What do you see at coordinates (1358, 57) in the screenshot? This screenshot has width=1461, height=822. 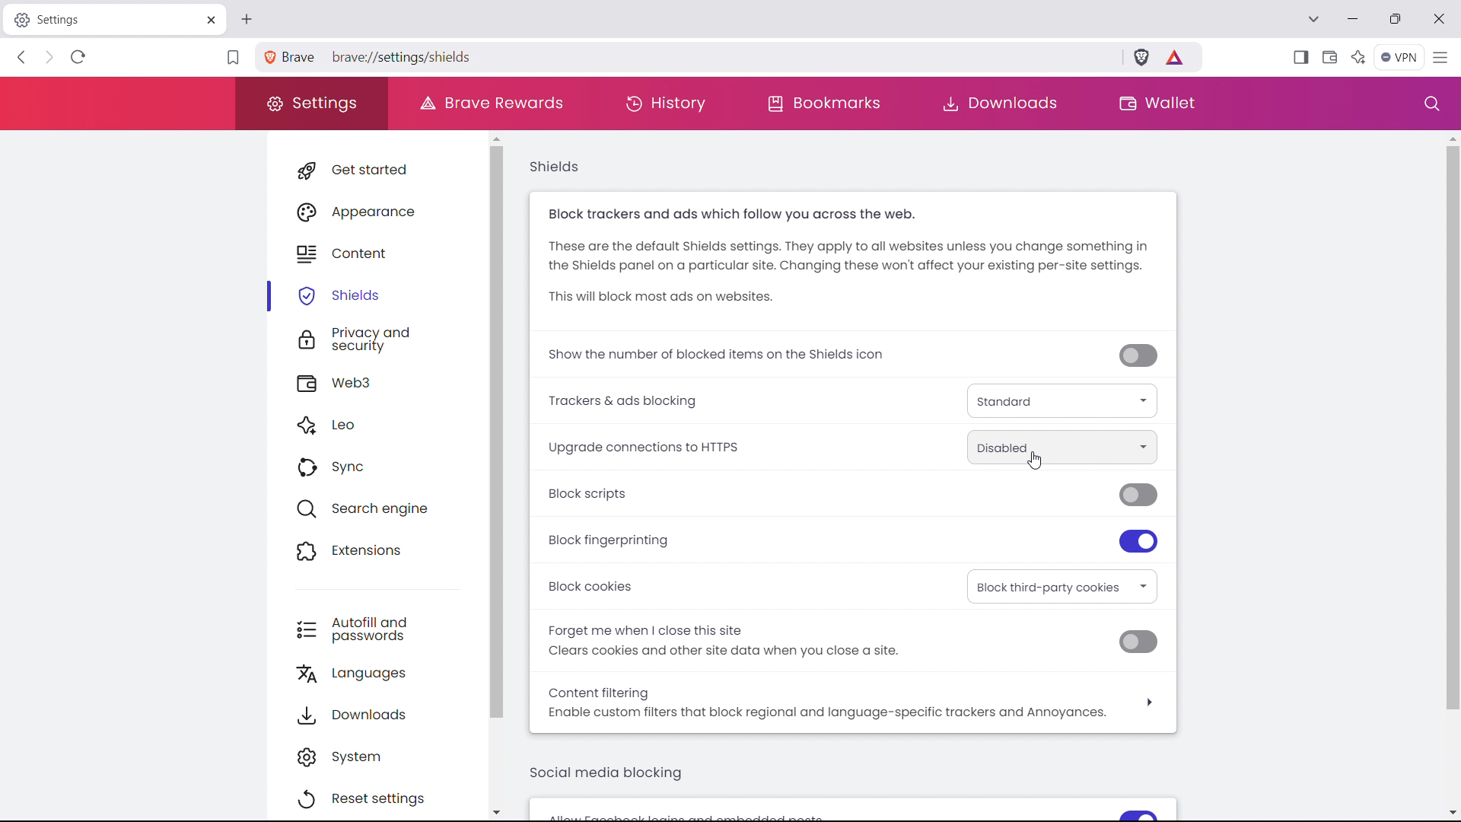 I see `leo AI` at bounding box center [1358, 57].